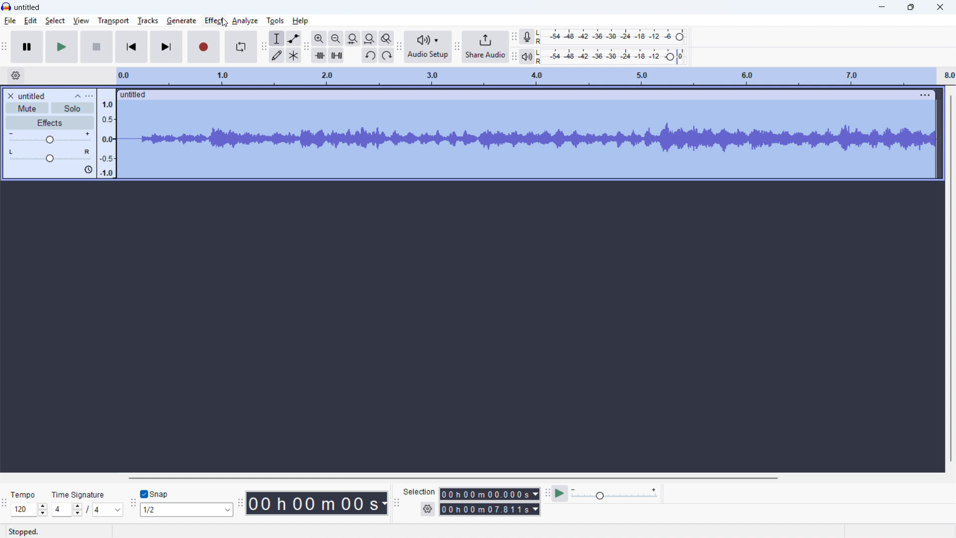  What do you see at coordinates (181, 20) in the screenshot?
I see `generate` at bounding box center [181, 20].